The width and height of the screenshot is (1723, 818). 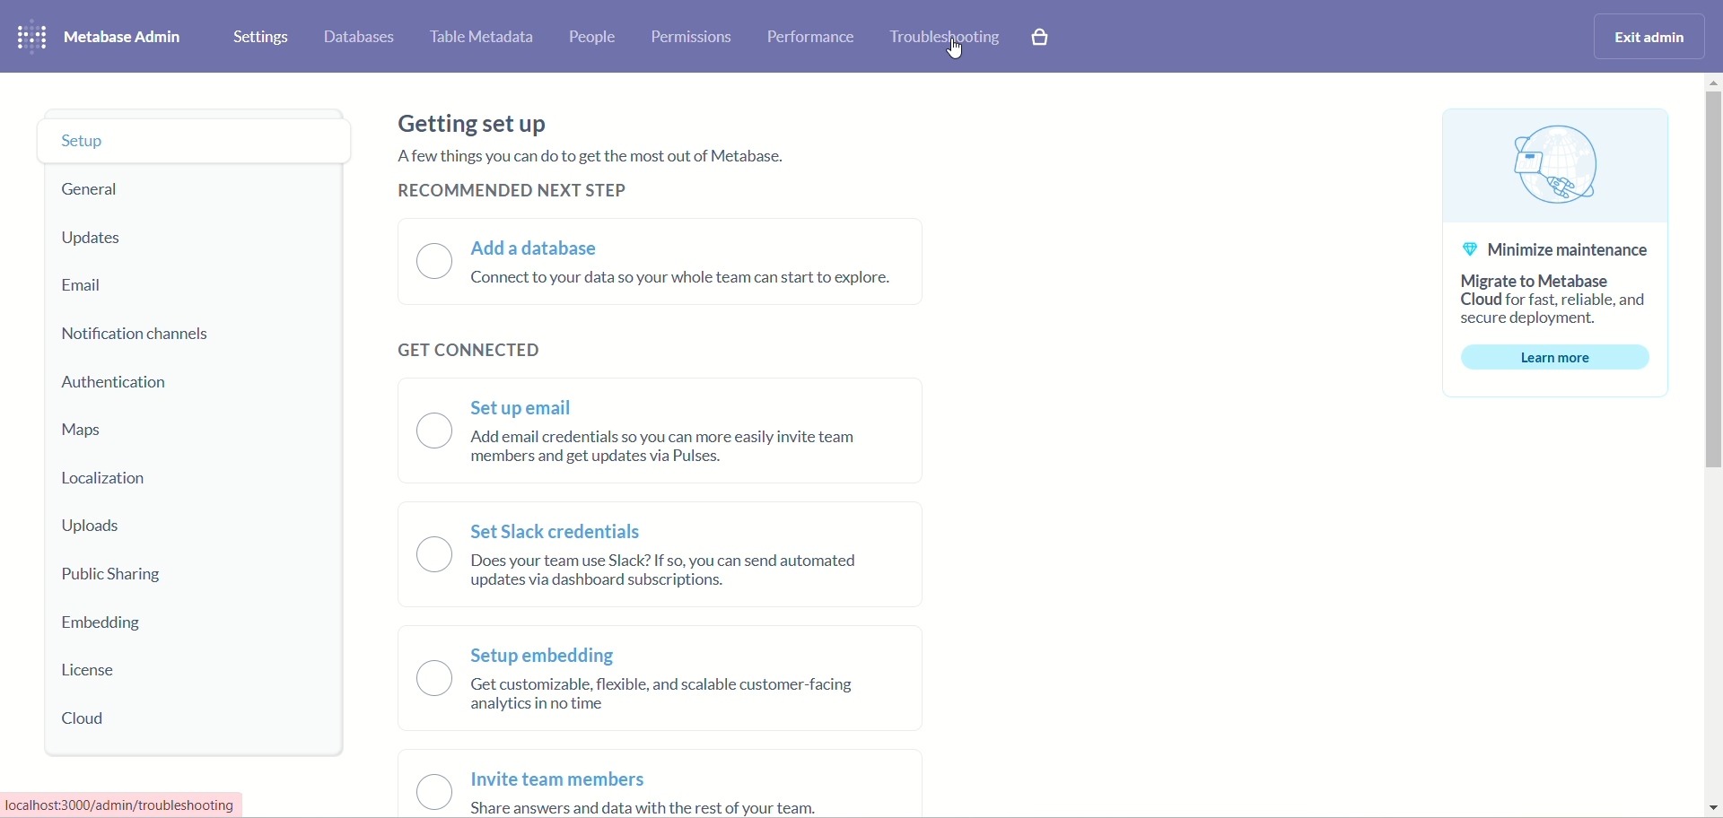 What do you see at coordinates (1555, 253) in the screenshot?
I see `text` at bounding box center [1555, 253].